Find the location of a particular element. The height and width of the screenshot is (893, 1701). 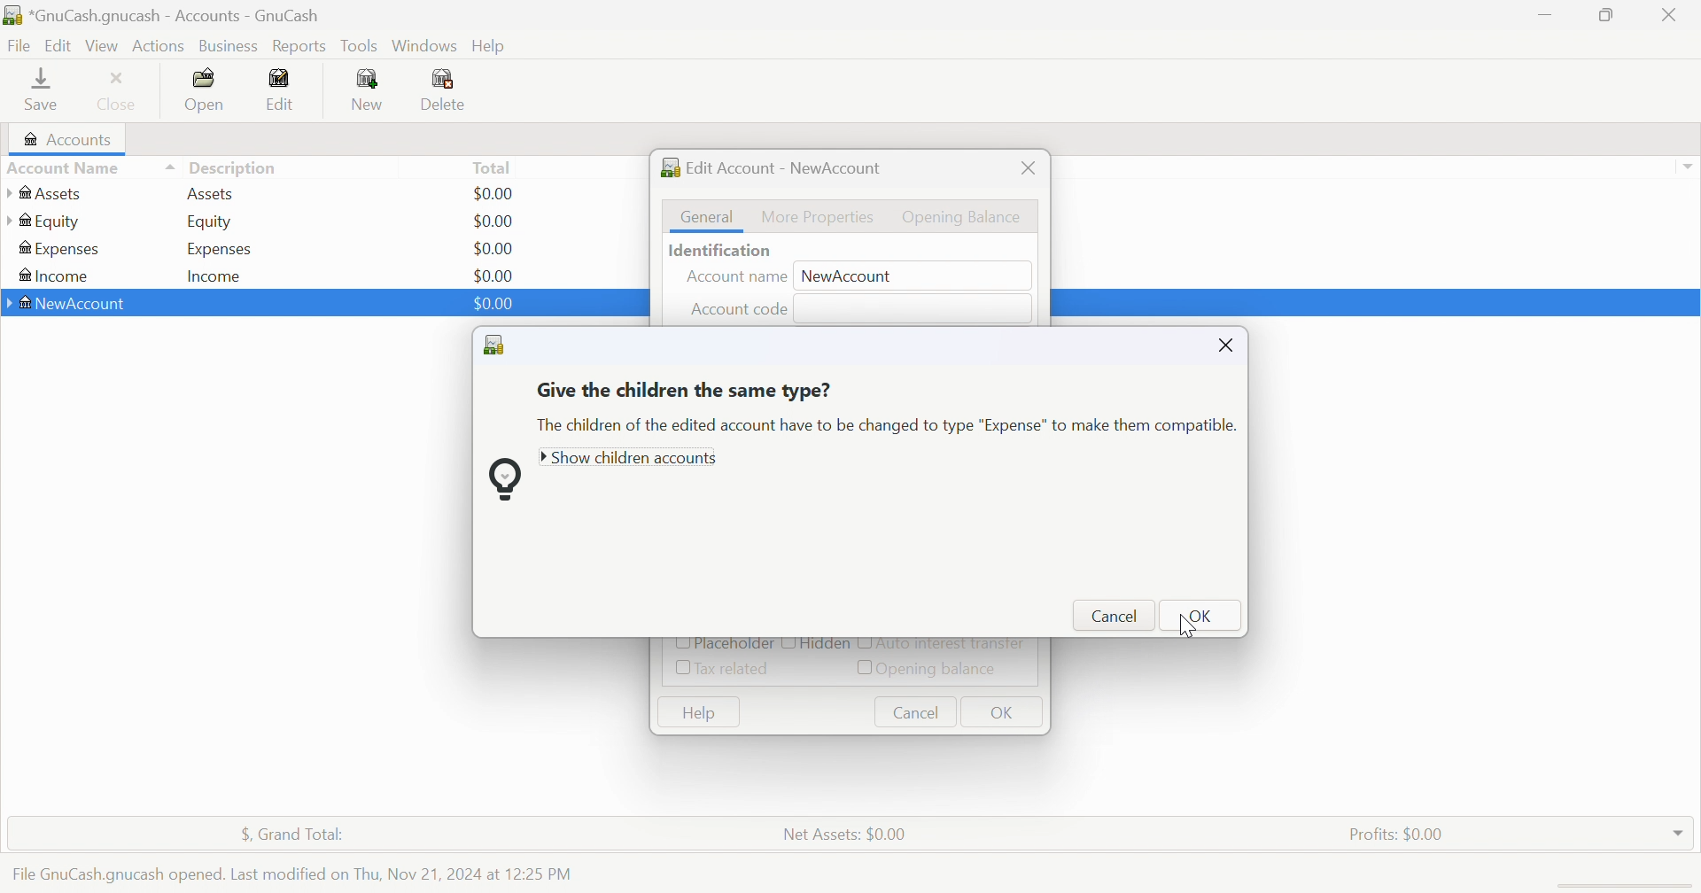

General is located at coordinates (709, 217).